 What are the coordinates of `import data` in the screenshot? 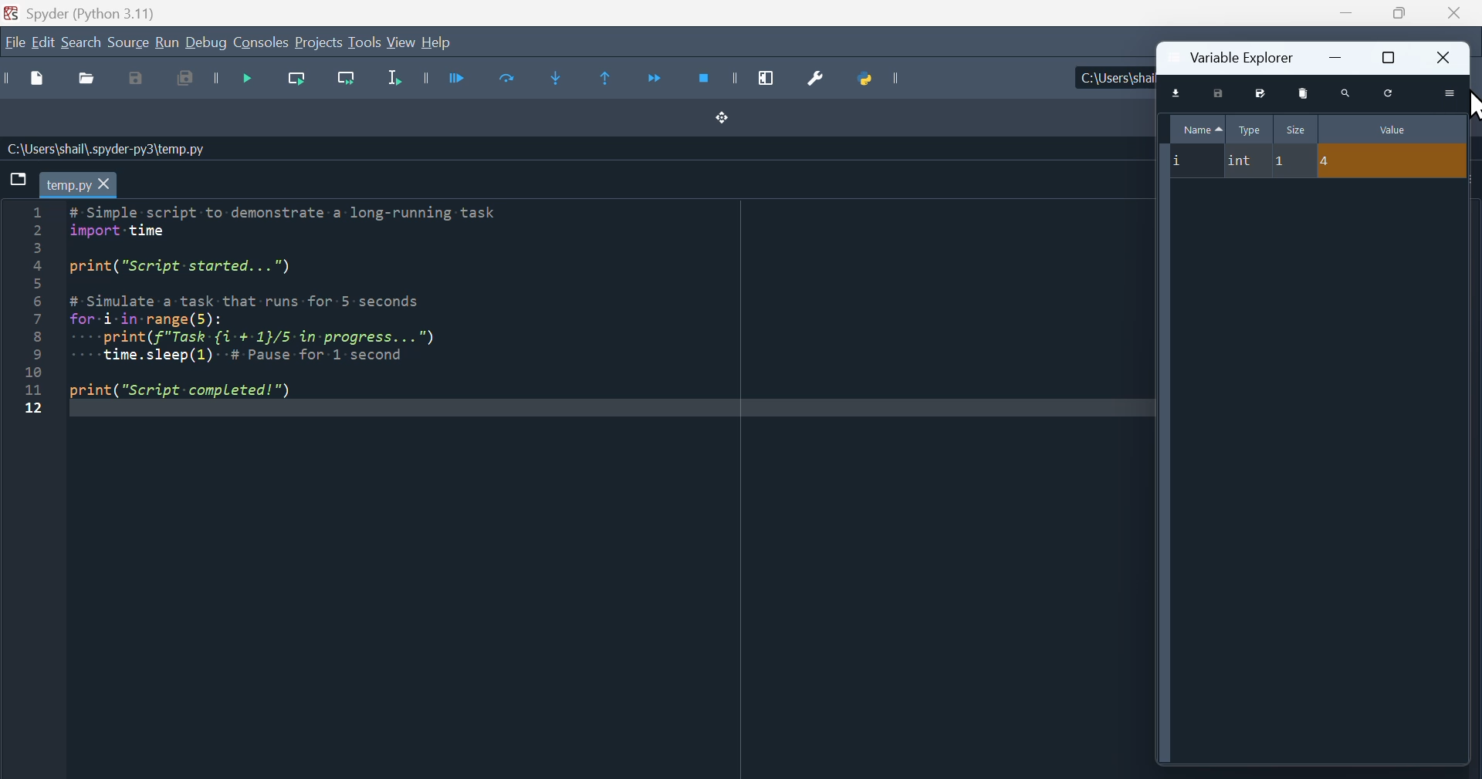 It's located at (1179, 94).